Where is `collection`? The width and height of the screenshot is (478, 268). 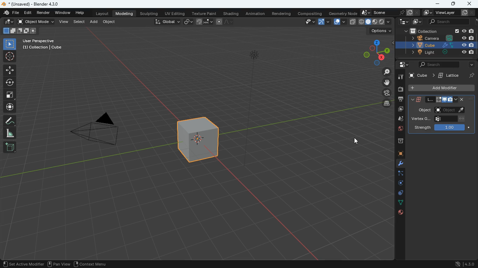
collection is located at coordinates (438, 31).